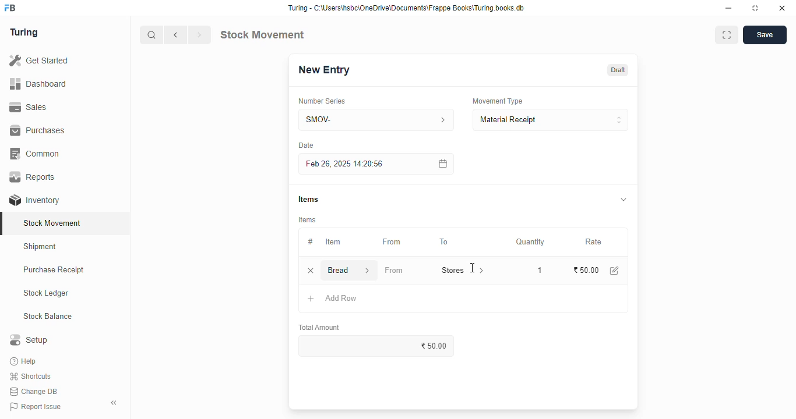  What do you see at coordinates (262, 34) in the screenshot?
I see `stock movement` at bounding box center [262, 34].